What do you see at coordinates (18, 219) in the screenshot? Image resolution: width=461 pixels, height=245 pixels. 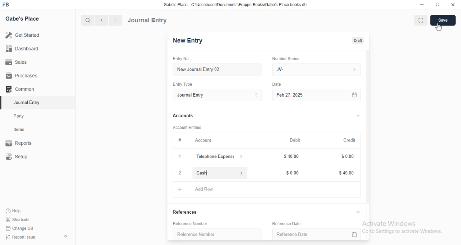 I see `' Shortcuts` at bounding box center [18, 219].